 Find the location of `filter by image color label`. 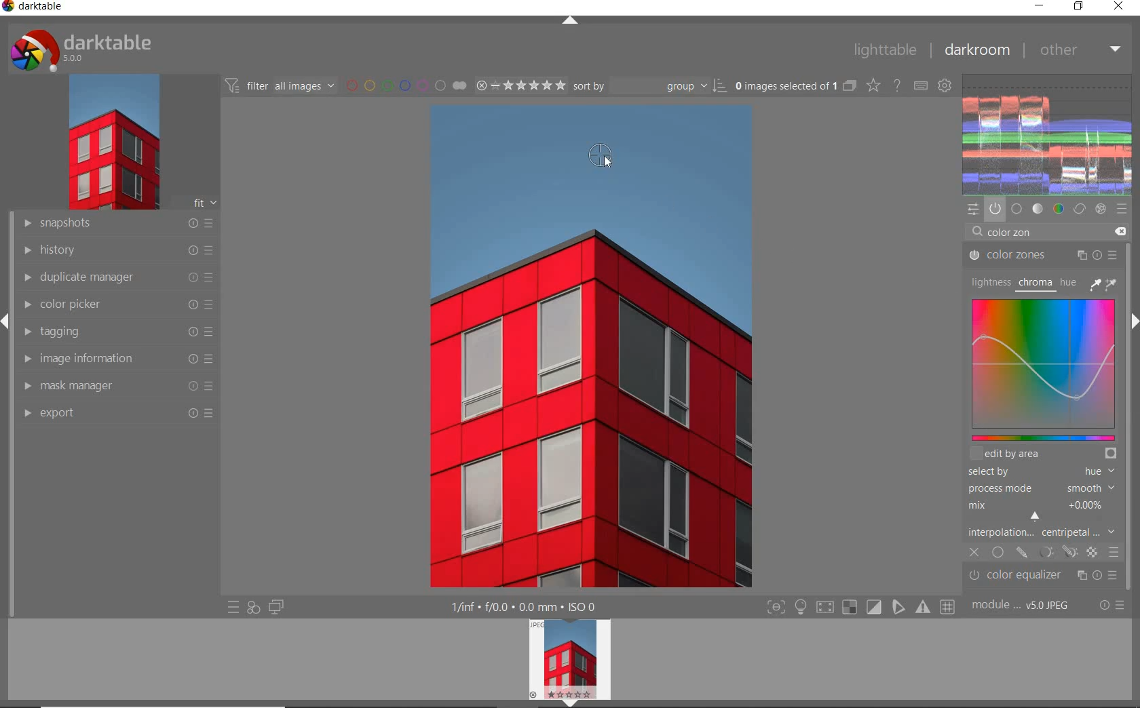

filter by image color label is located at coordinates (406, 85).